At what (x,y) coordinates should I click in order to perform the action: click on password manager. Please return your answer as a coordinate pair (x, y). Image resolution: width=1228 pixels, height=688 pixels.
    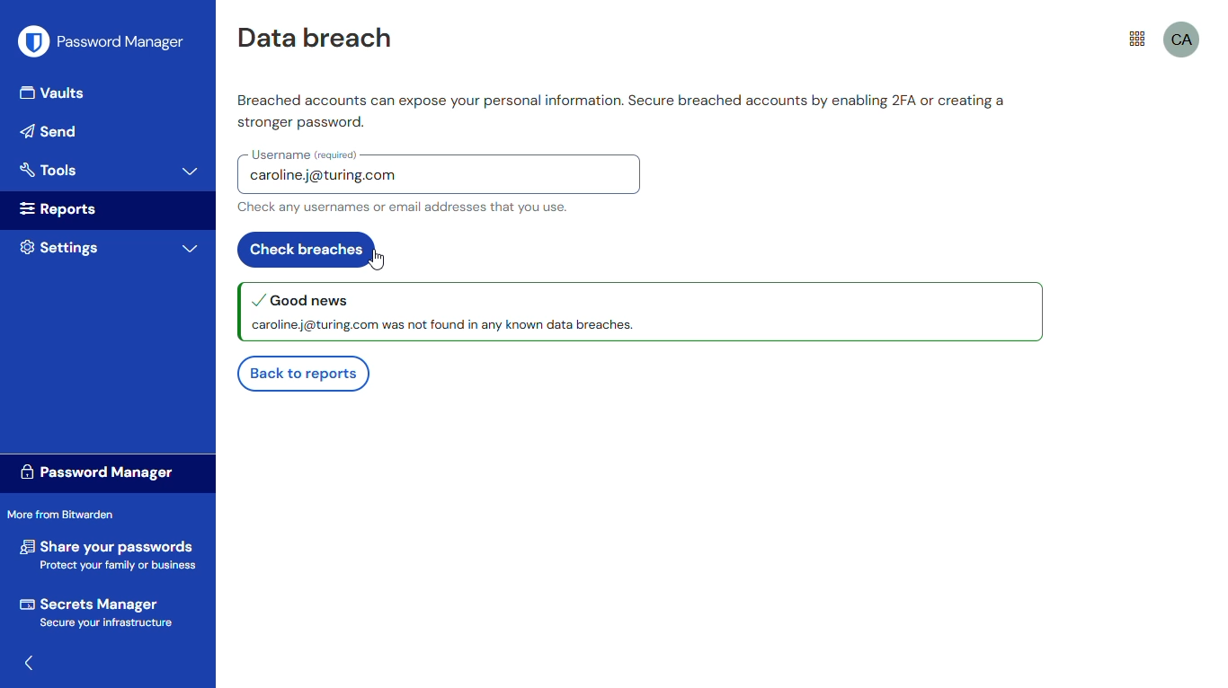
    Looking at the image, I should click on (94, 472).